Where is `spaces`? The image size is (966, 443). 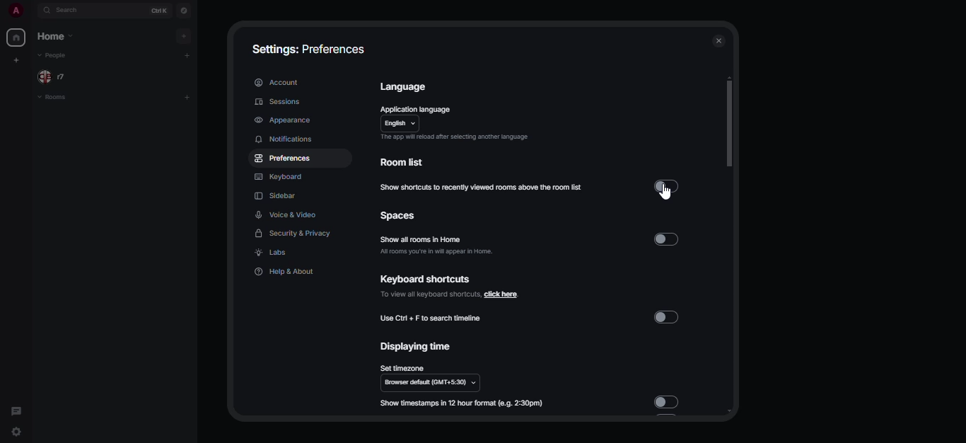 spaces is located at coordinates (397, 216).